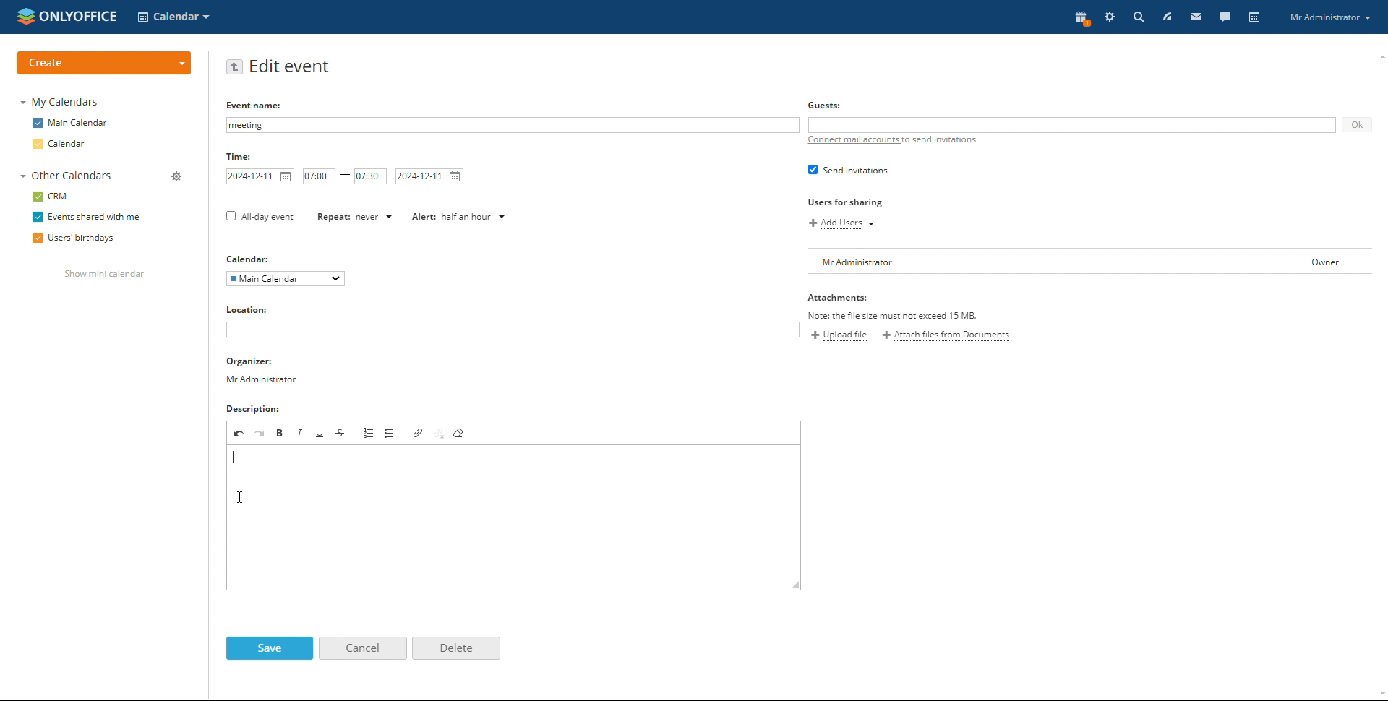 This screenshot has width=1388, height=701. What do you see at coordinates (429, 176) in the screenshot?
I see `end date` at bounding box center [429, 176].